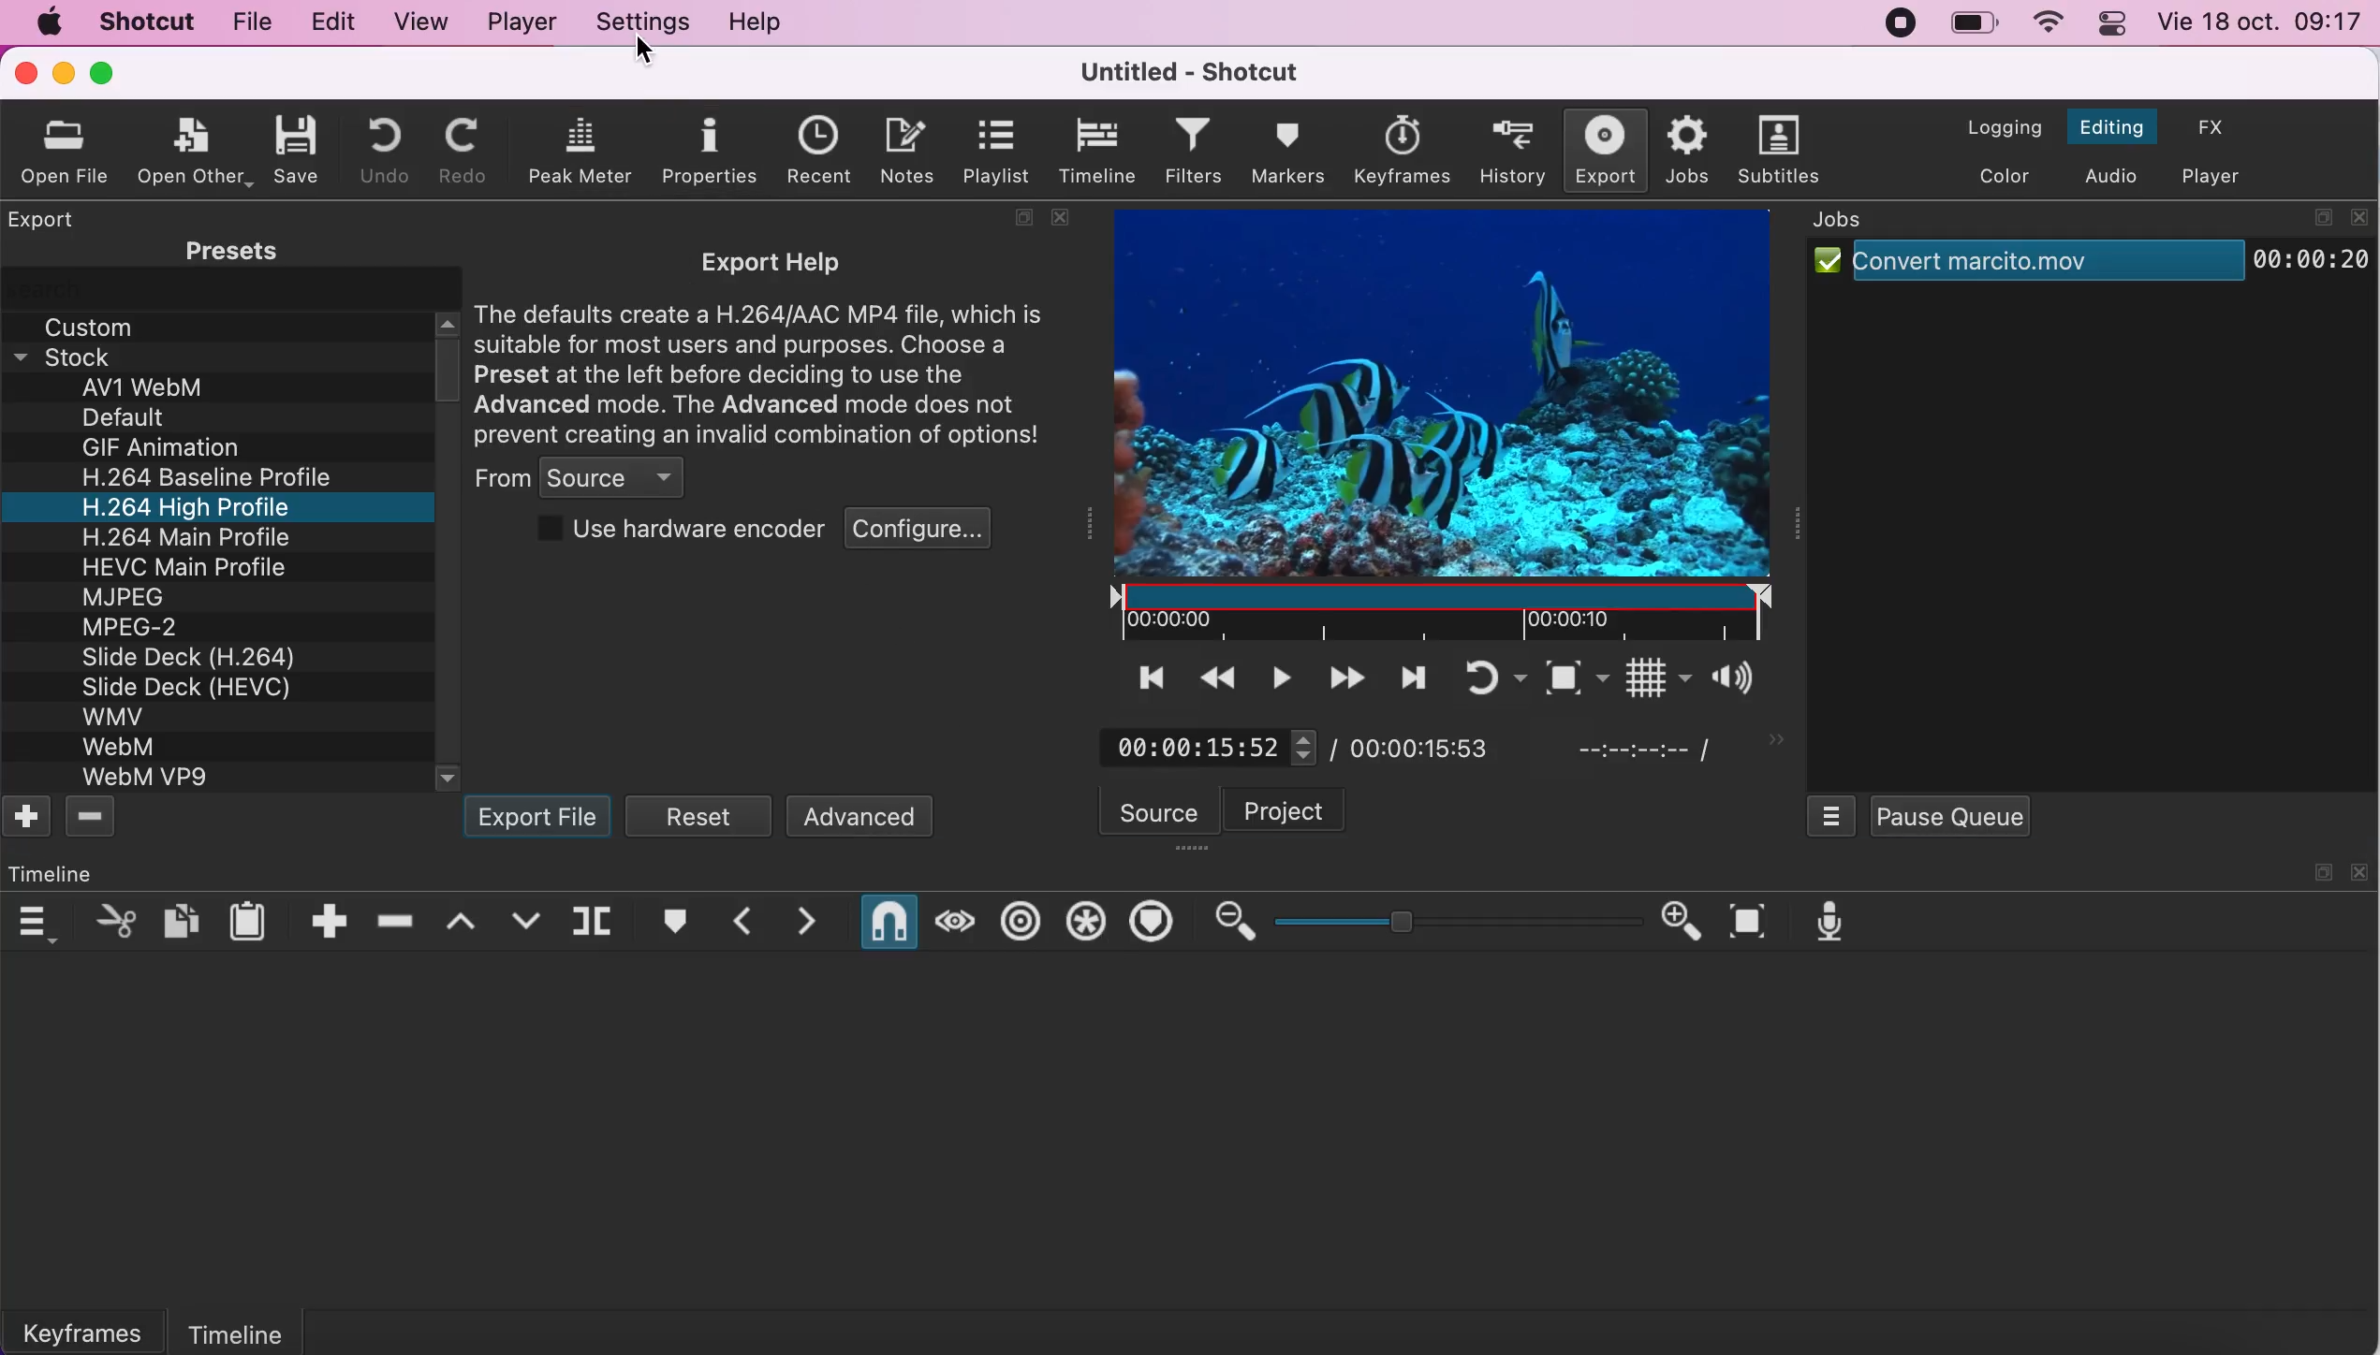 This screenshot has height=1355, width=2380. Describe the element at coordinates (927, 533) in the screenshot. I see `configure` at that location.